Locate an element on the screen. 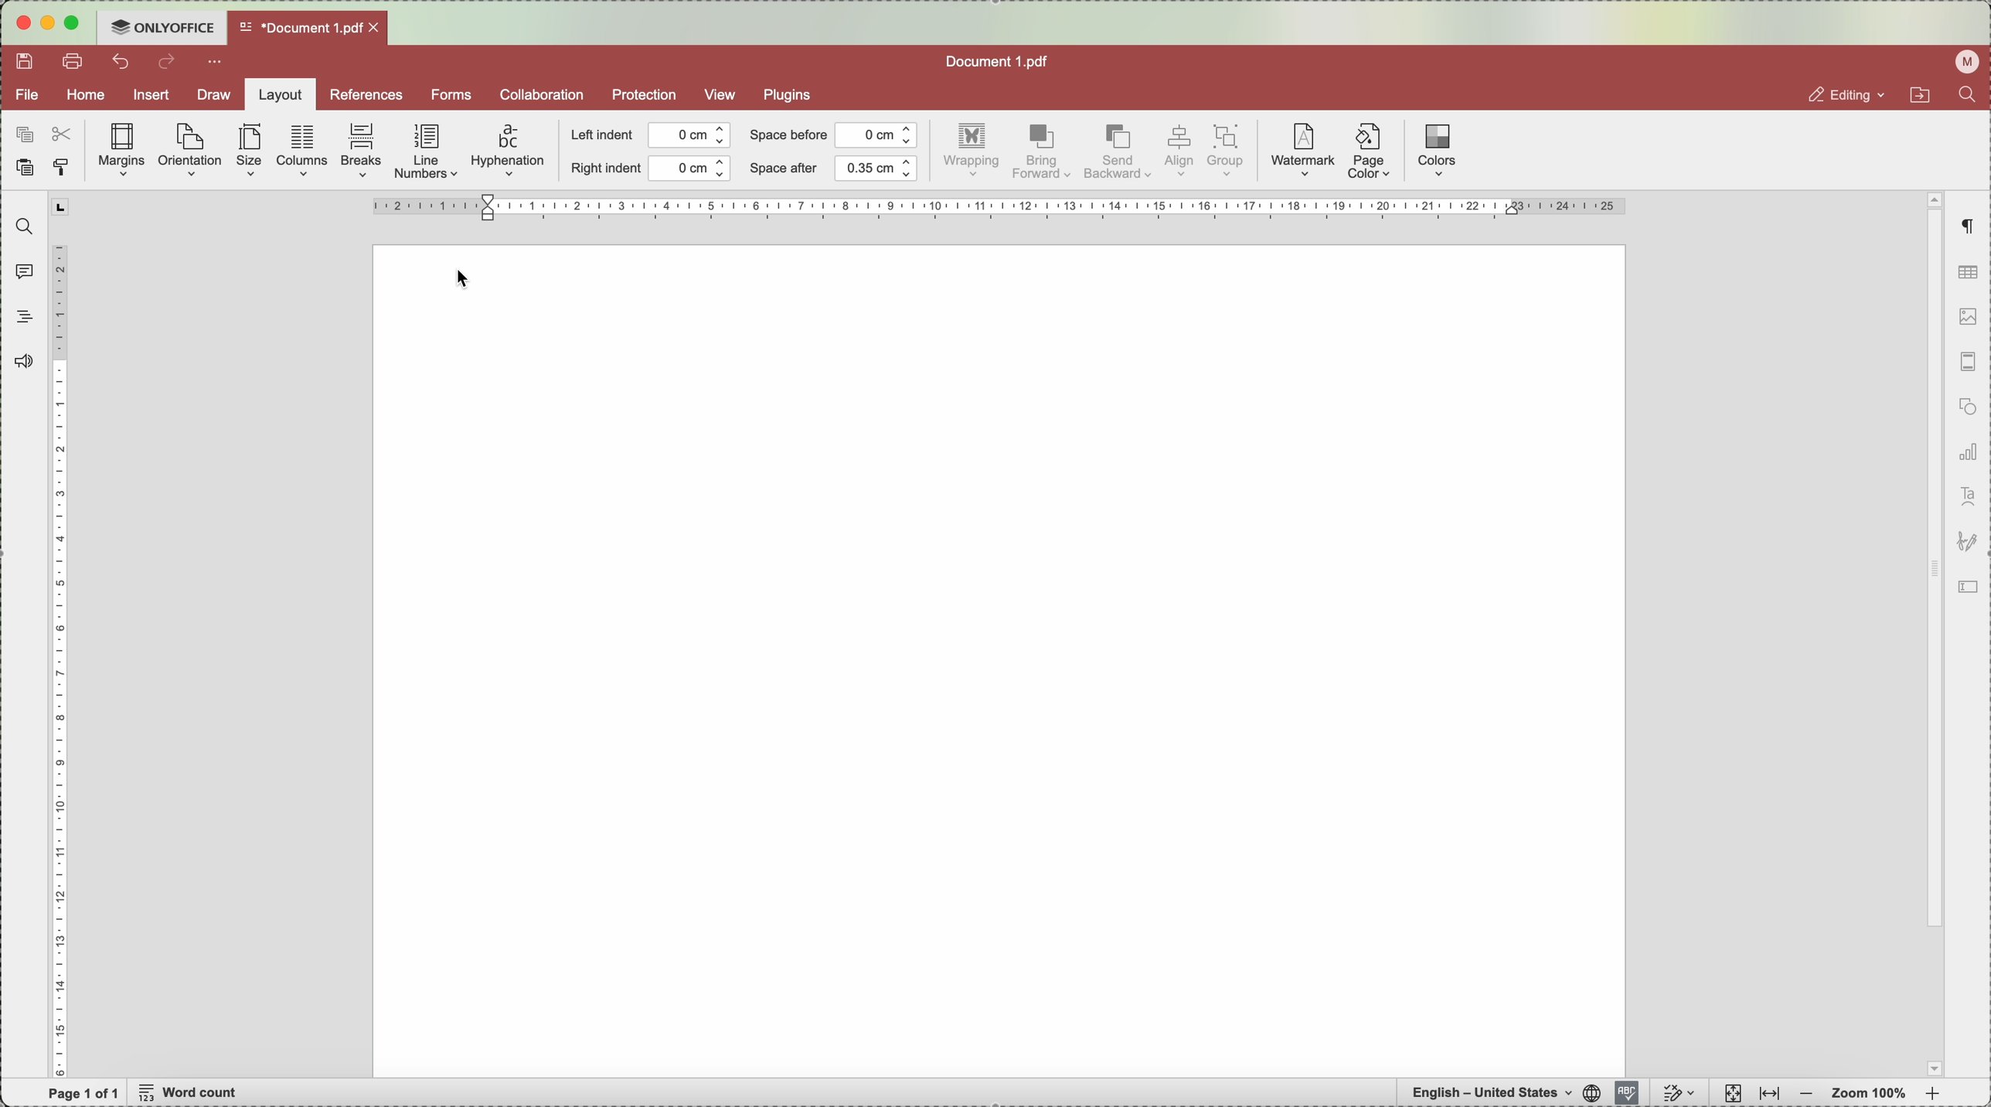  icon is located at coordinates (1967, 543).